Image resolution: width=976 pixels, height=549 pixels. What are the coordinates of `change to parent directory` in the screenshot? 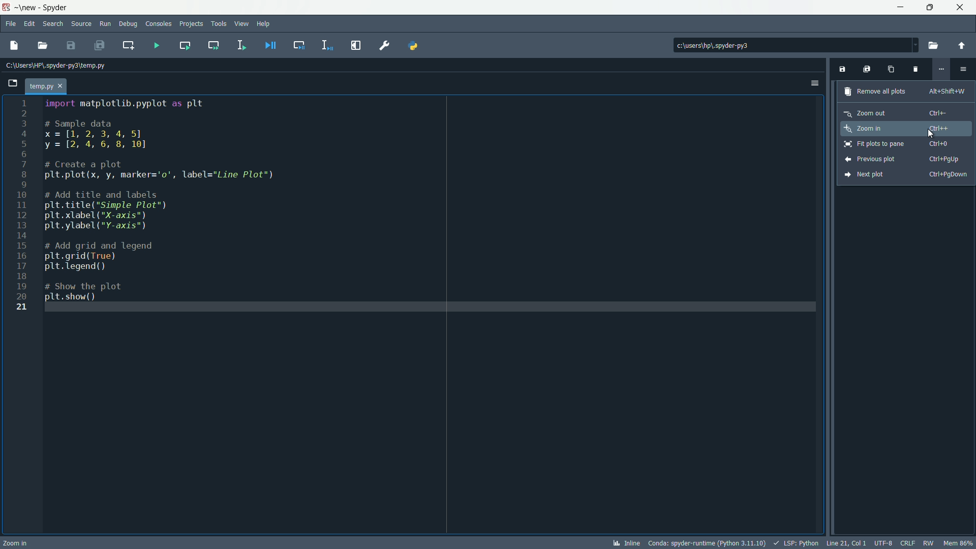 It's located at (963, 45).